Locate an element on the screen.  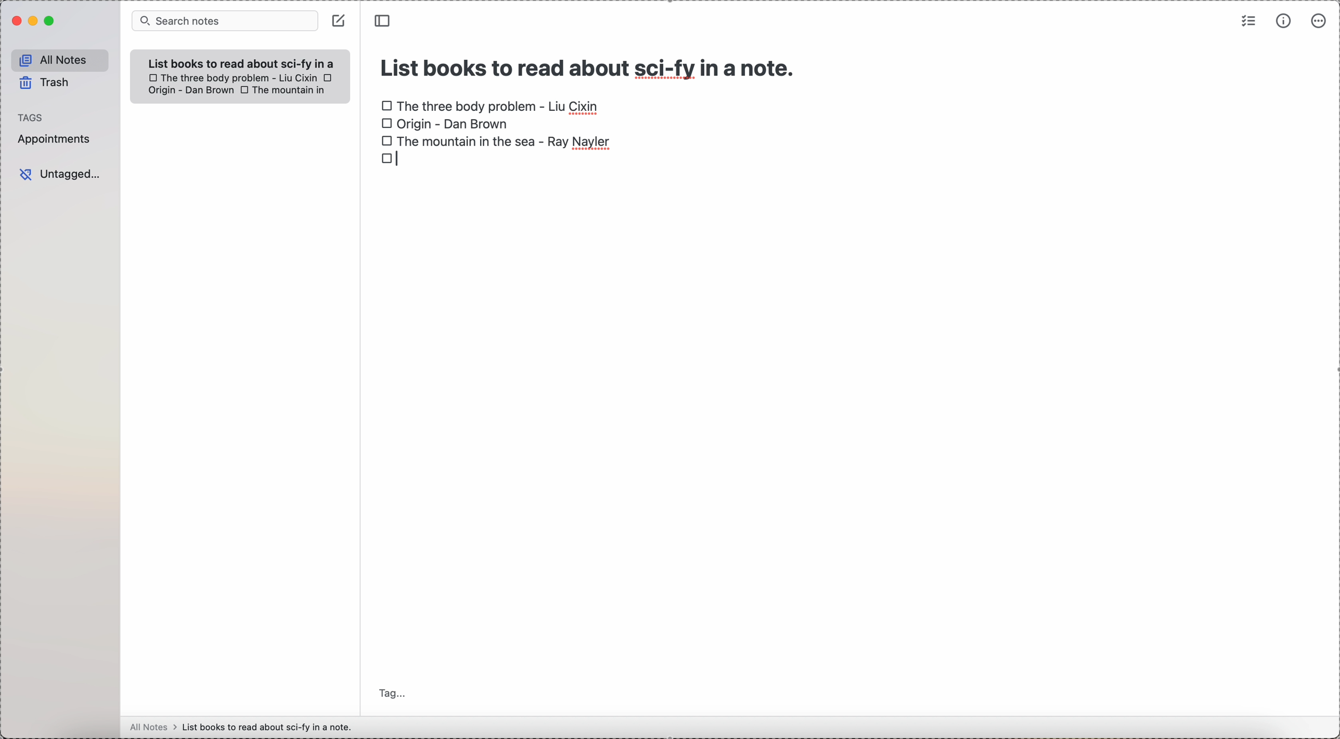
appointments tag is located at coordinates (55, 140).